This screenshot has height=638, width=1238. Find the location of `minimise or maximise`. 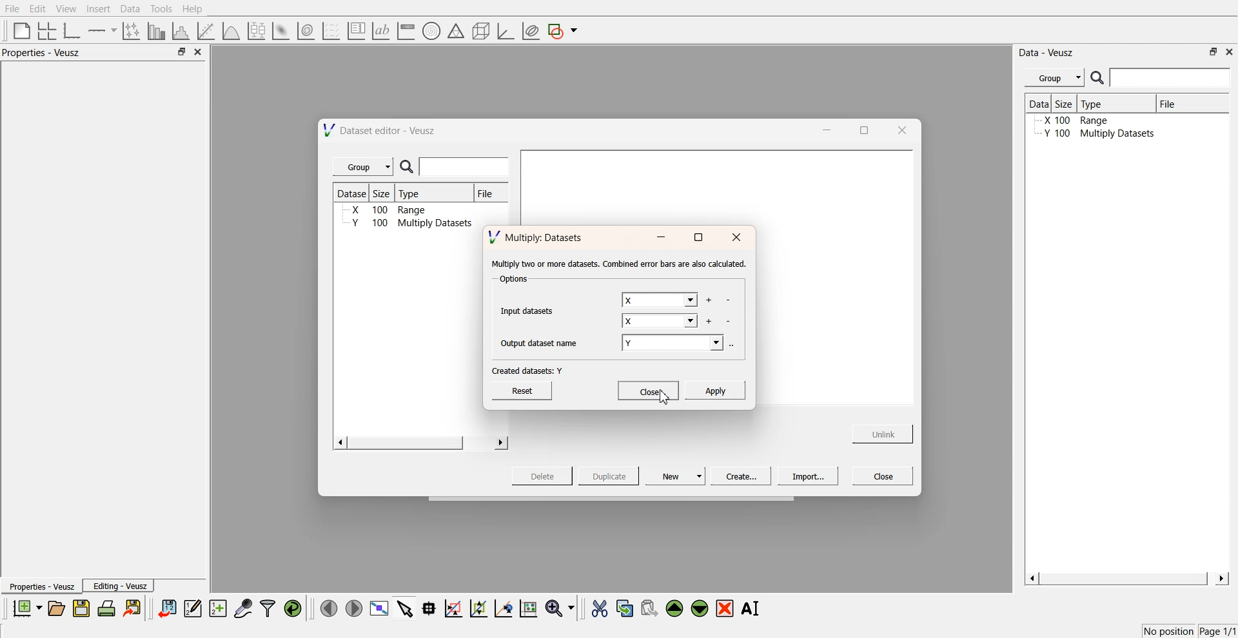

minimise or maximise is located at coordinates (181, 52).